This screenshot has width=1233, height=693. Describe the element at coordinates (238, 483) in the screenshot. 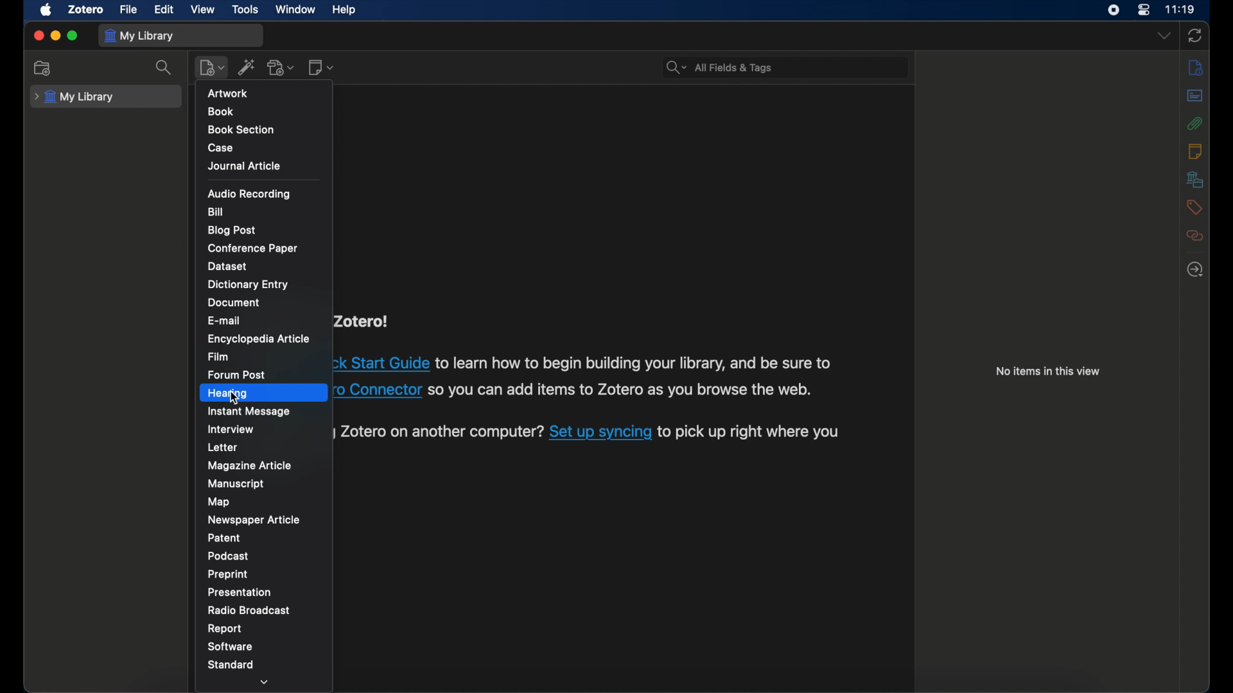

I see `manuscript` at that location.